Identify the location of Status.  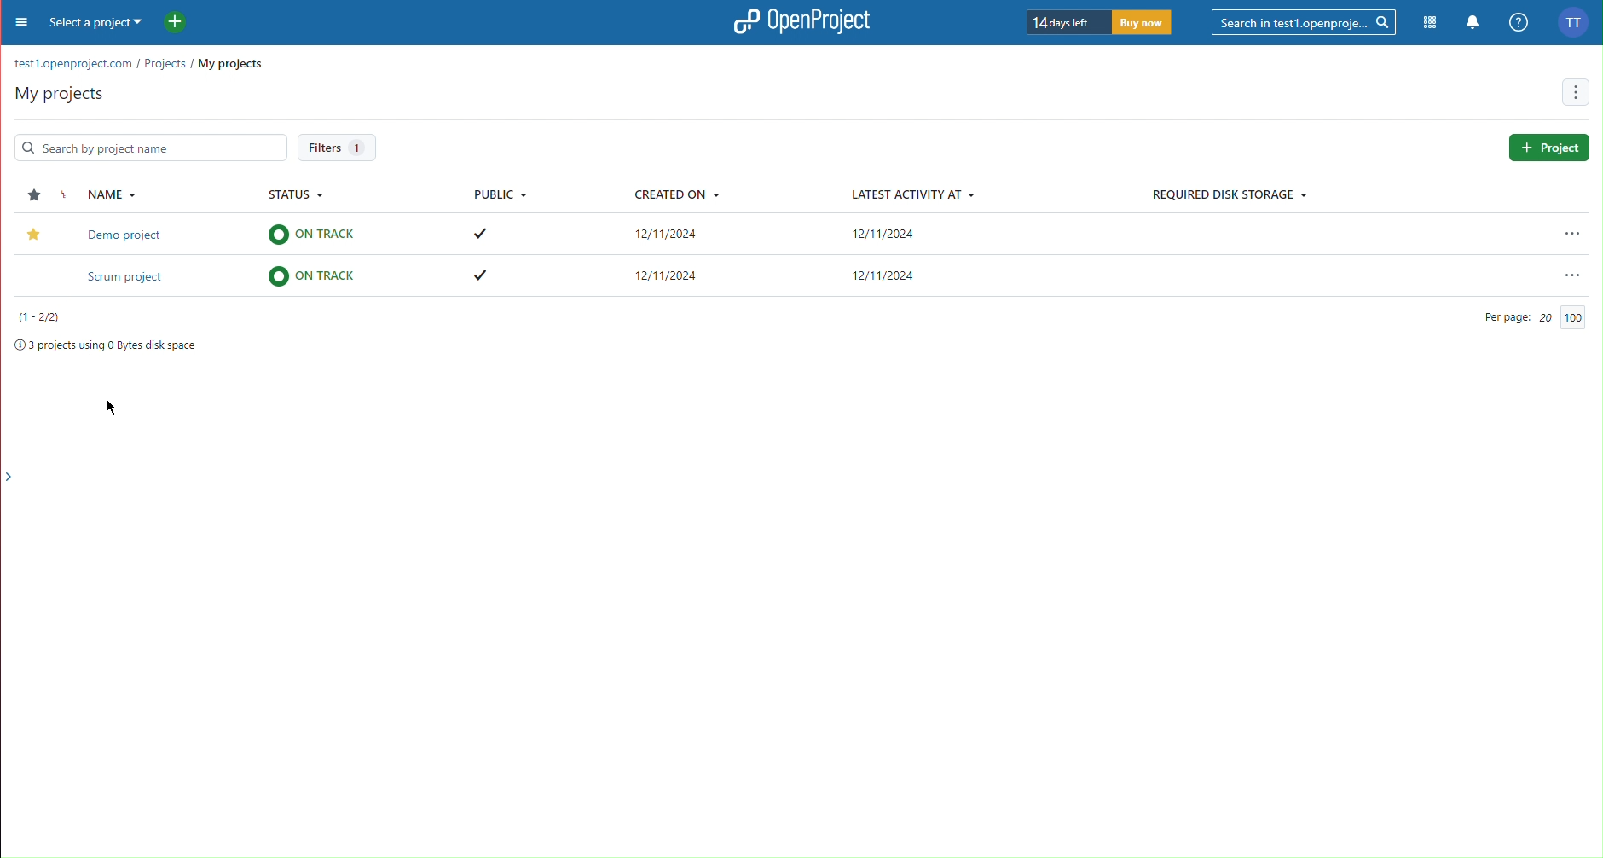
(300, 197).